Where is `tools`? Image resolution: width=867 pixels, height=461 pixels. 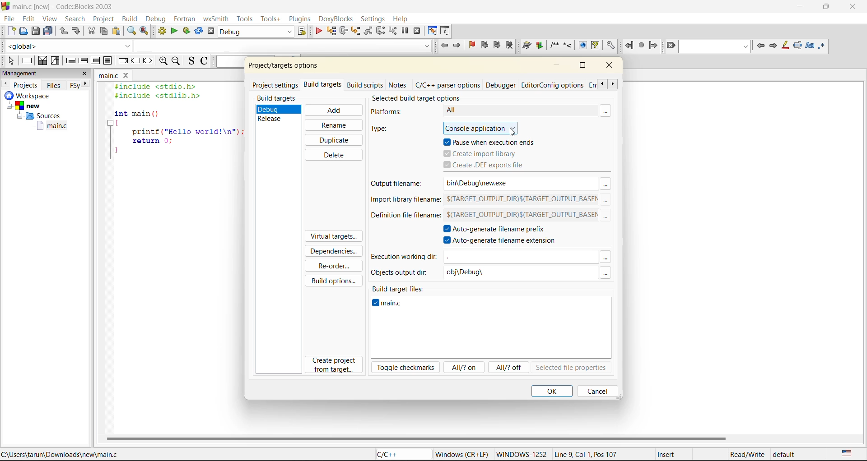 tools is located at coordinates (246, 19).